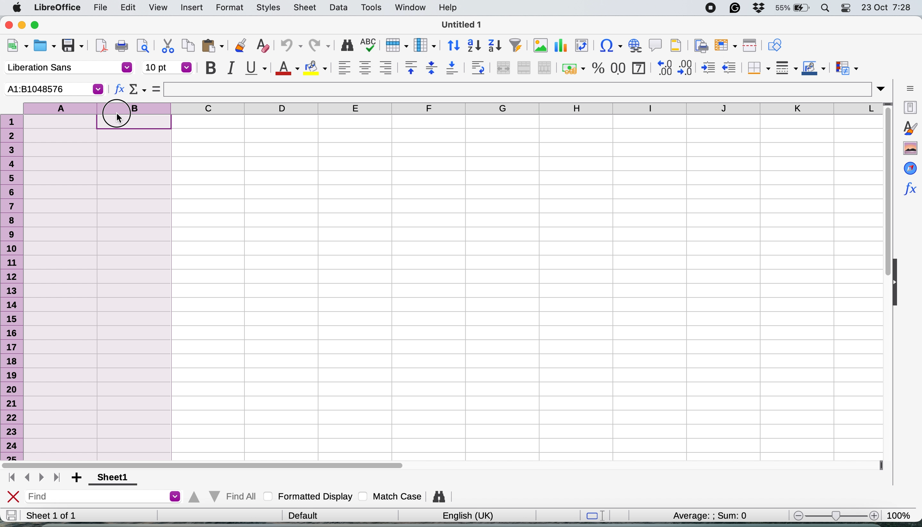 The height and width of the screenshot is (527, 922). I want to click on expand formula bar, so click(884, 88).